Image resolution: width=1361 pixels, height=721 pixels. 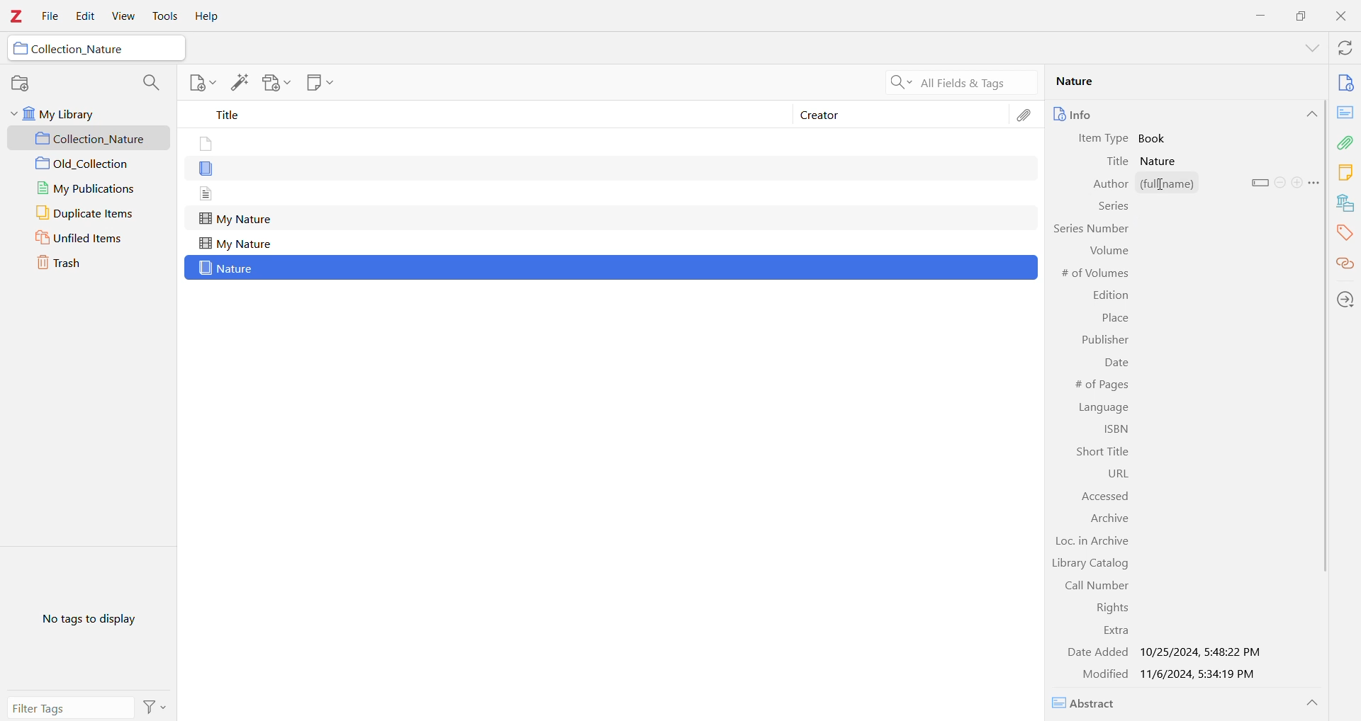 What do you see at coordinates (1345, 174) in the screenshot?
I see `Notes` at bounding box center [1345, 174].